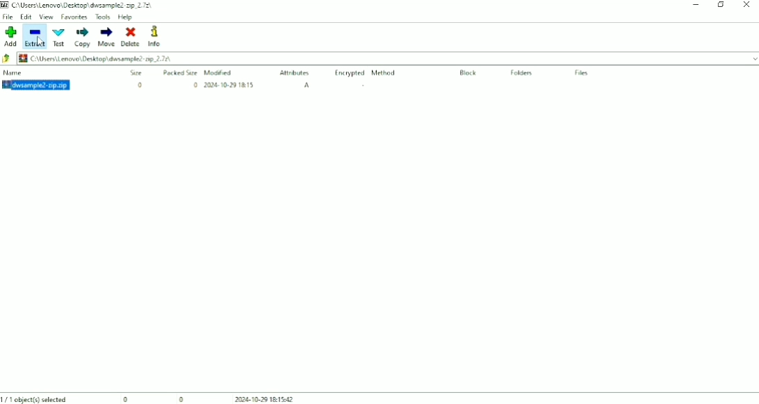 Image resolution: width=759 pixels, height=404 pixels. Describe the element at coordinates (229, 85) in the screenshot. I see `2024-10-29 18:15` at that location.